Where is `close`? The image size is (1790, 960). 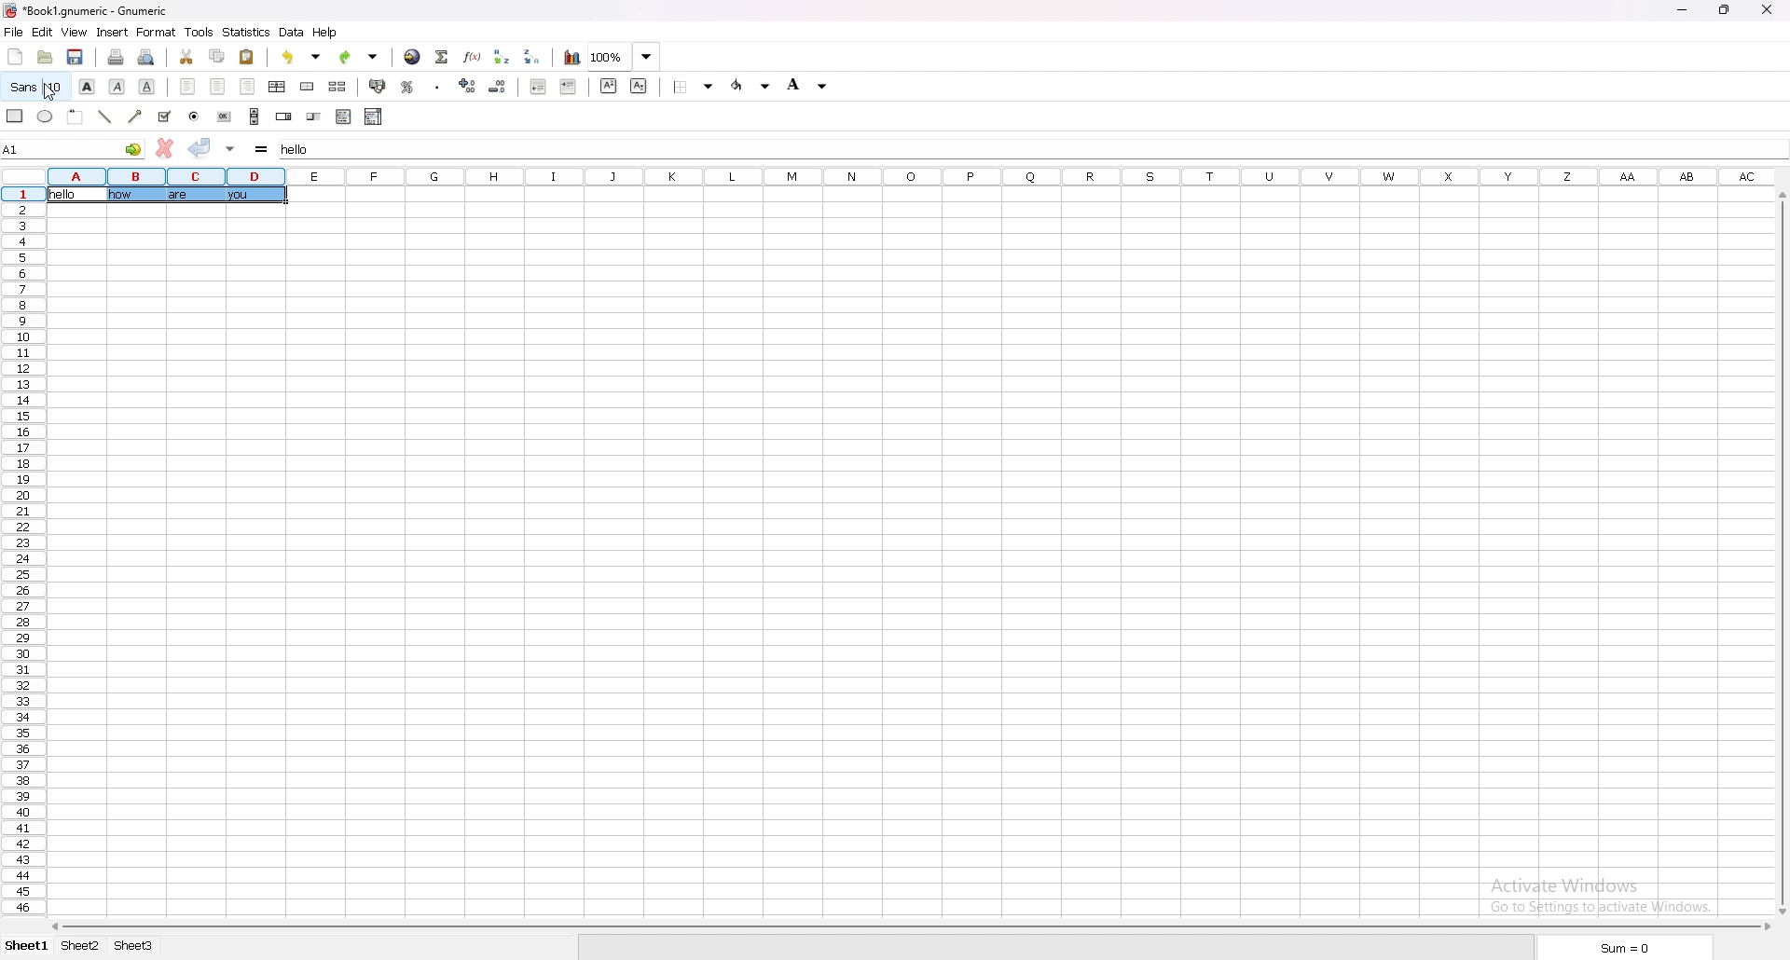 close is located at coordinates (1769, 10).